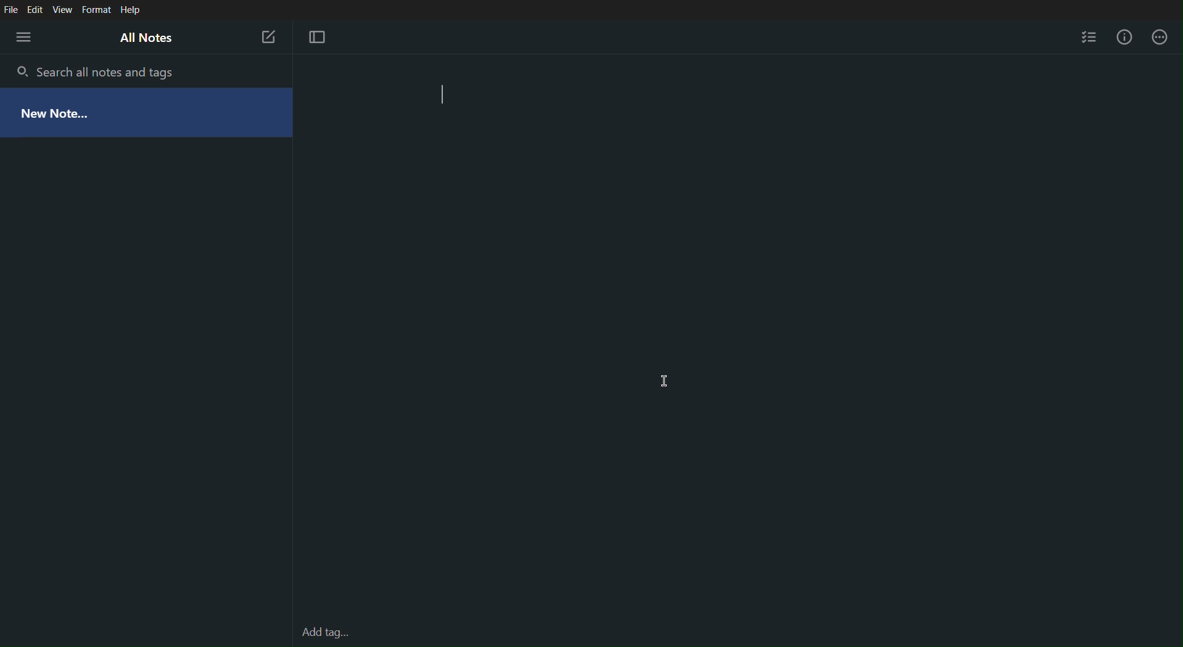 The width and height of the screenshot is (1183, 647). I want to click on New Note, so click(109, 114).